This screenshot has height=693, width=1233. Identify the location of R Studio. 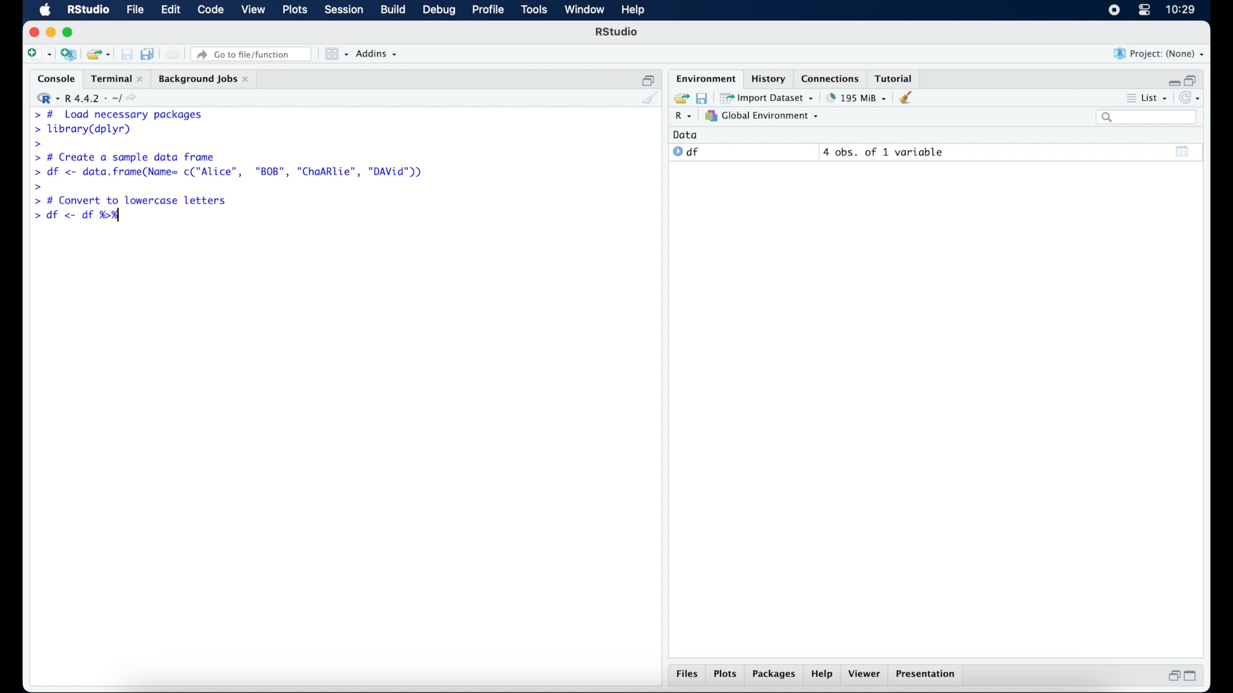
(618, 33).